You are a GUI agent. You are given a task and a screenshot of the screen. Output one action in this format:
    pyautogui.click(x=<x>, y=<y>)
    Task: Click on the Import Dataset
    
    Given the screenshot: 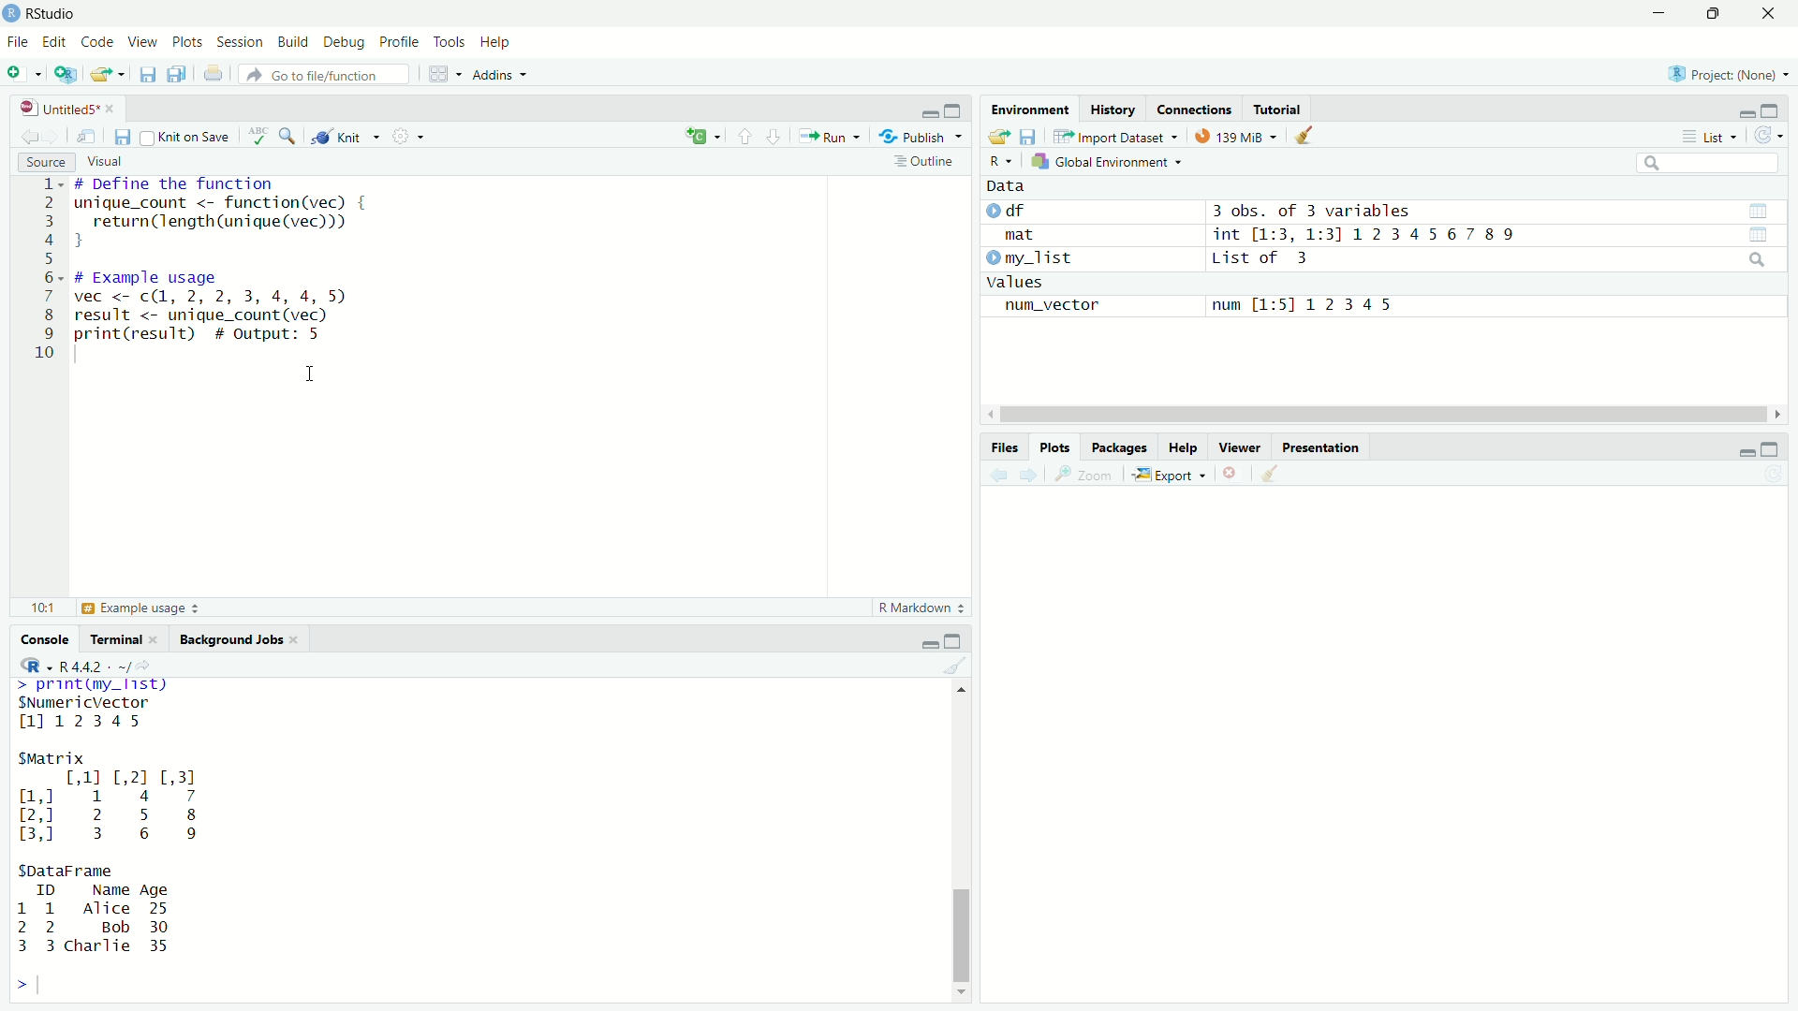 What is the action you would take?
    pyautogui.click(x=1113, y=137)
    